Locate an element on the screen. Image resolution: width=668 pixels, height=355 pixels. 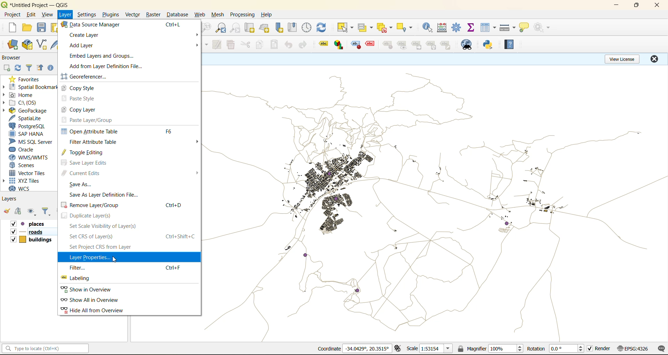
show in overview is located at coordinates (94, 290).